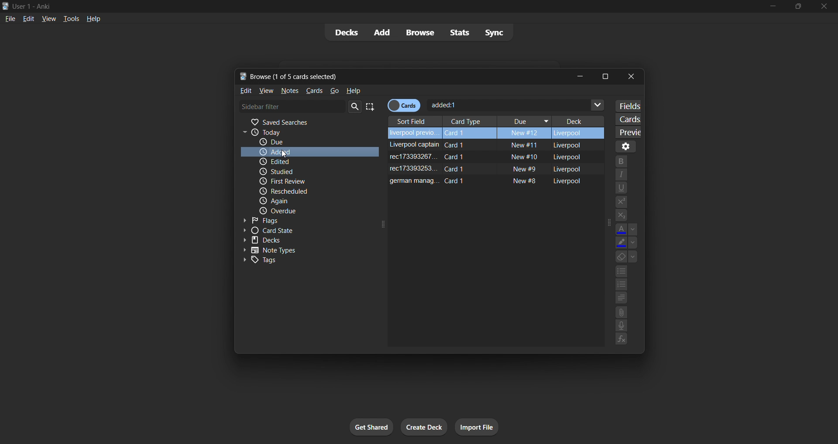 The width and height of the screenshot is (838, 444). I want to click on help, so click(94, 19).